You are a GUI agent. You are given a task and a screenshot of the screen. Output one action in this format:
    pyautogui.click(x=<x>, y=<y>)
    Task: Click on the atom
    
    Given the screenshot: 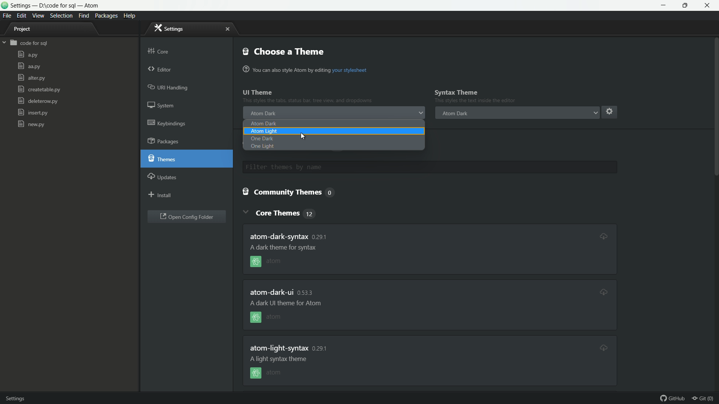 What is the action you would take?
    pyautogui.click(x=269, y=373)
    